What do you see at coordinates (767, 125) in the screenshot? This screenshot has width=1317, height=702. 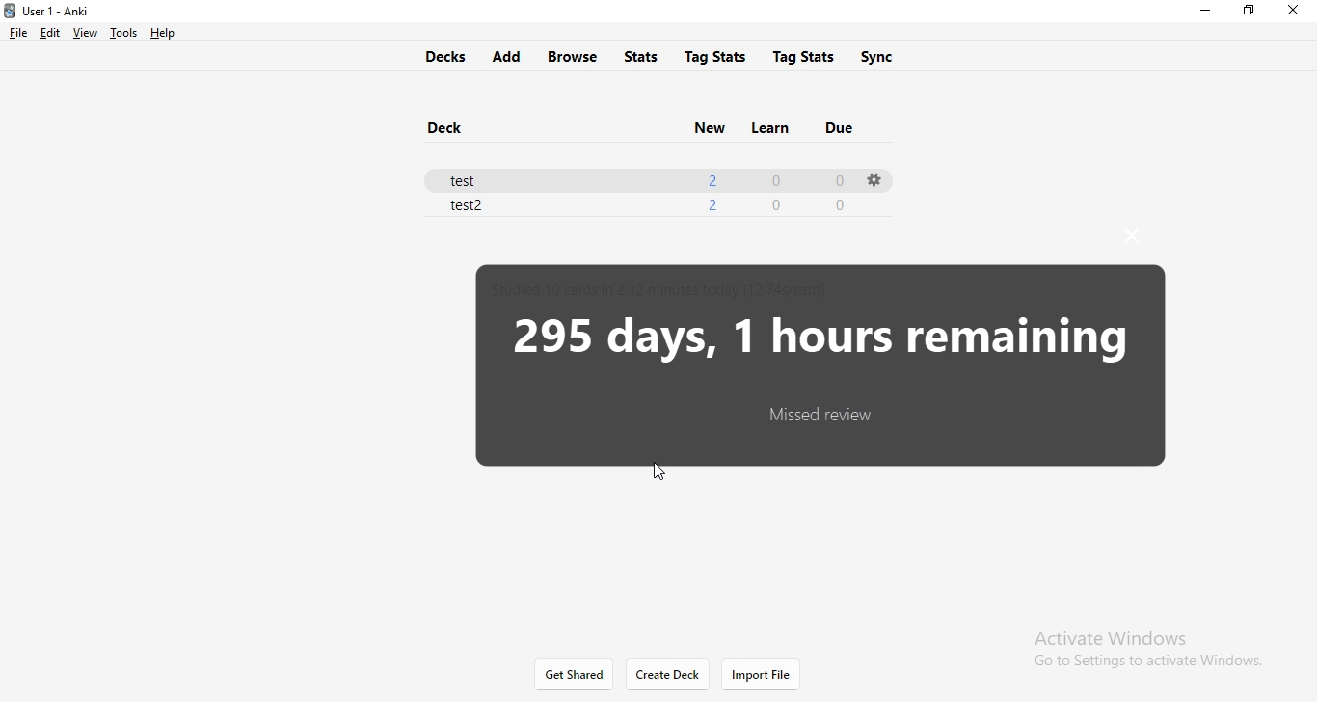 I see `learn` at bounding box center [767, 125].